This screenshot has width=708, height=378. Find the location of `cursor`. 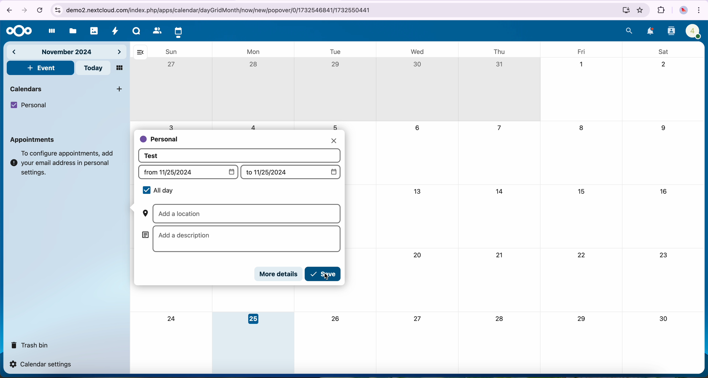

cursor is located at coordinates (327, 278).